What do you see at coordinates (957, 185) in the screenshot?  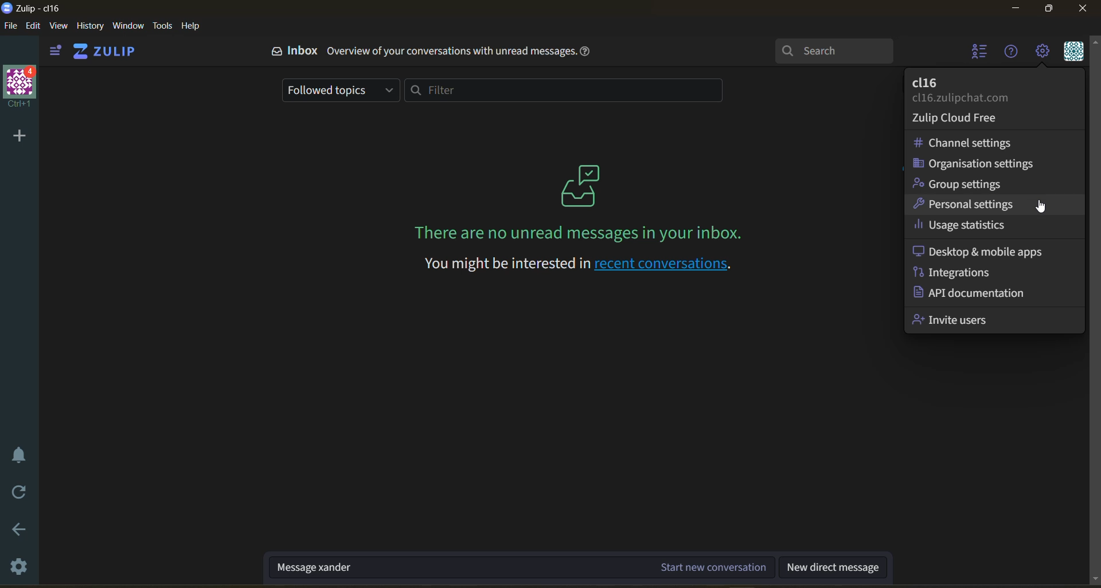 I see `group settings` at bounding box center [957, 185].